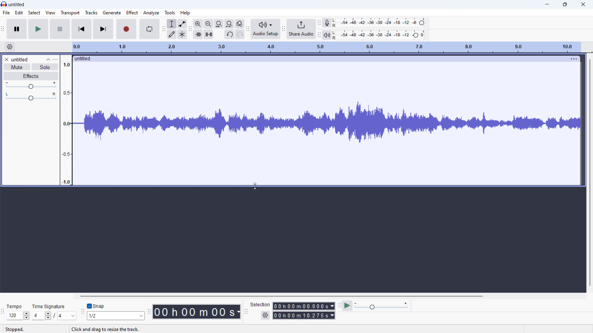 The height and width of the screenshot is (333, 593). I want to click on effects, so click(31, 76).